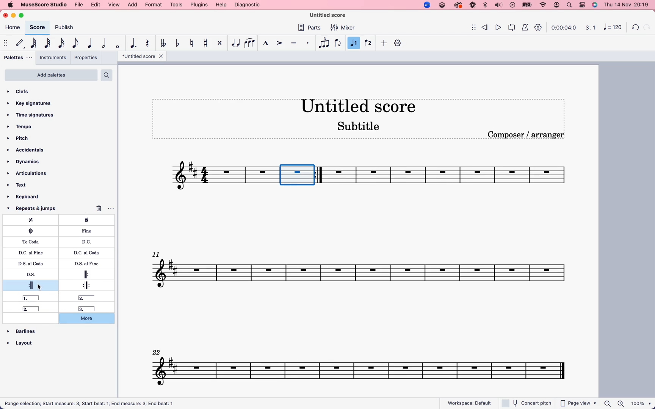  I want to click on tenuto, so click(295, 43).